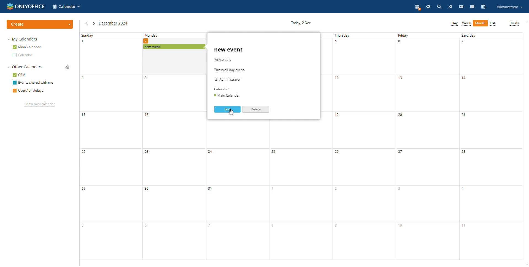  What do you see at coordinates (417, 7) in the screenshot?
I see `present` at bounding box center [417, 7].